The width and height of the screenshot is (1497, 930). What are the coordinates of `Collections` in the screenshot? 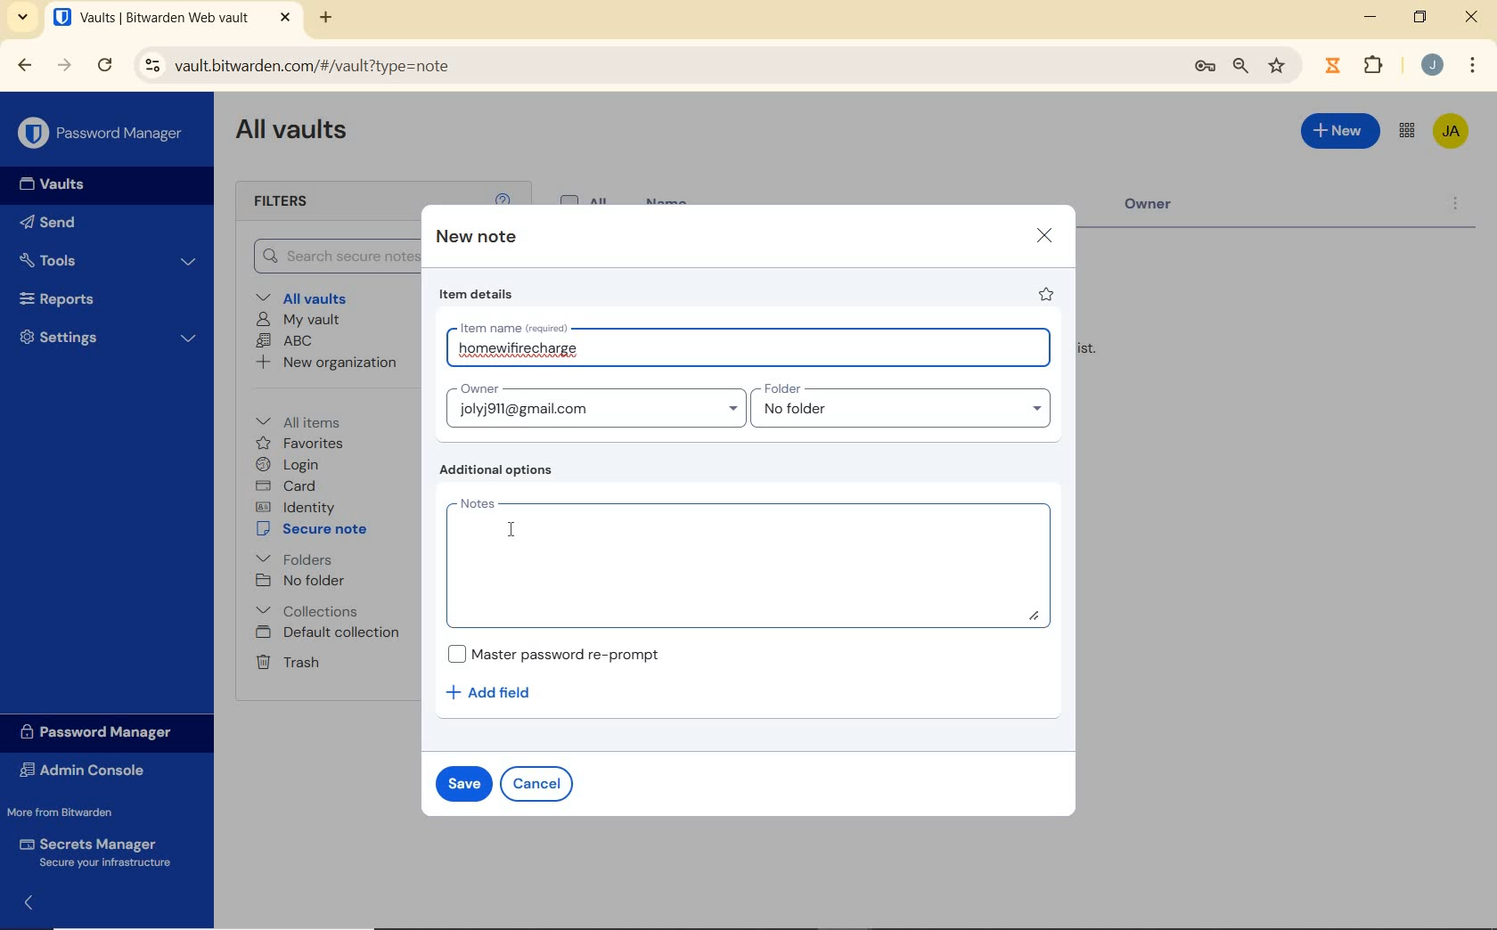 It's located at (311, 610).